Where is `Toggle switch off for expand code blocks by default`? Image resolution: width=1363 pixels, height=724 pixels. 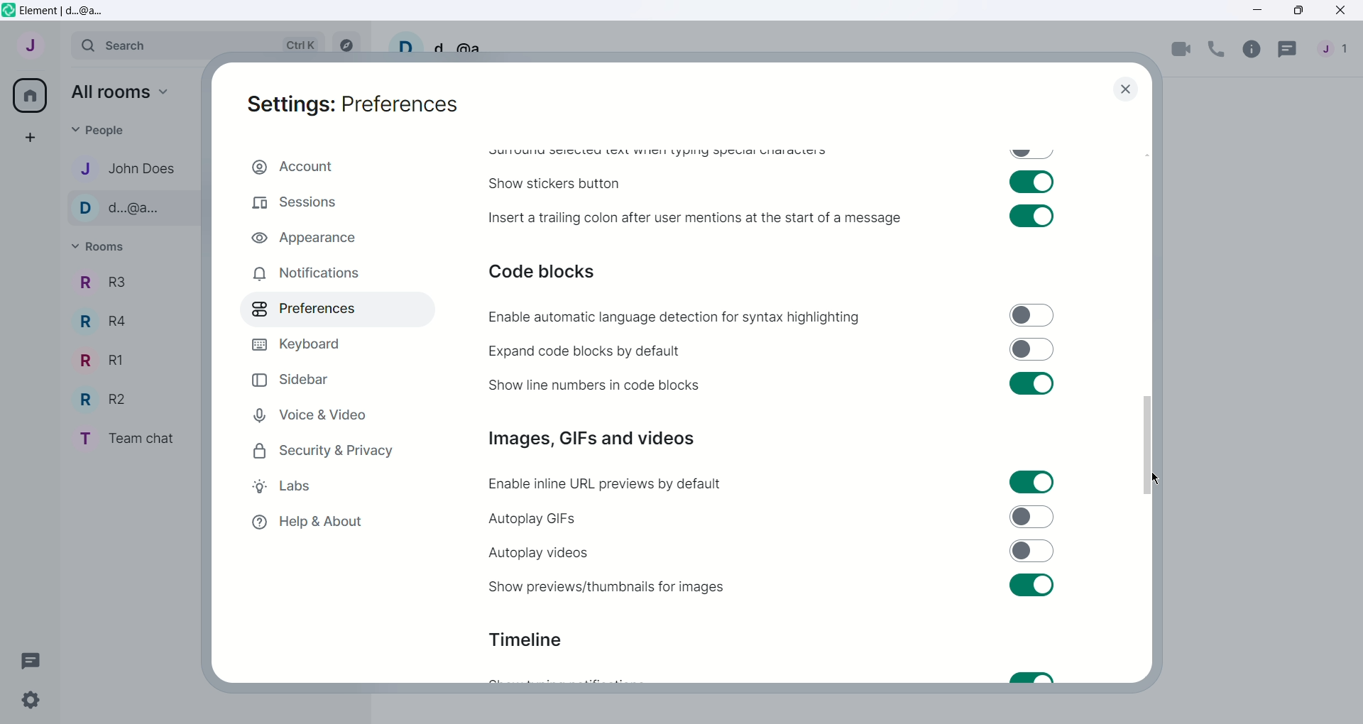 Toggle switch off for expand code blocks by default is located at coordinates (1032, 349).